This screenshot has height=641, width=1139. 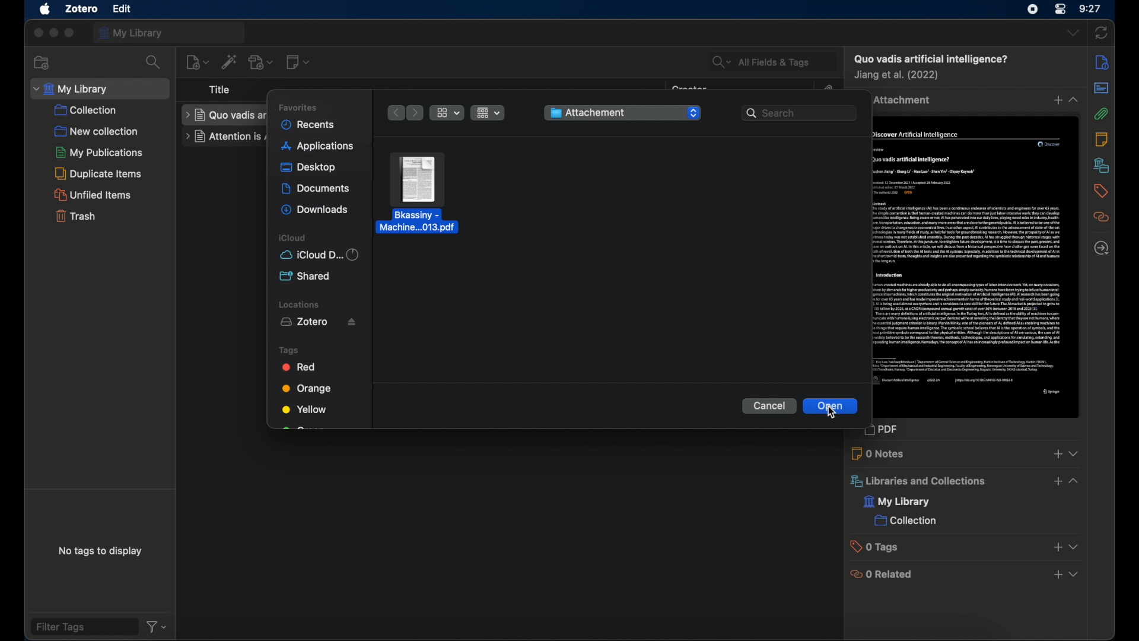 What do you see at coordinates (977, 268) in the screenshot?
I see `journal item preview` at bounding box center [977, 268].